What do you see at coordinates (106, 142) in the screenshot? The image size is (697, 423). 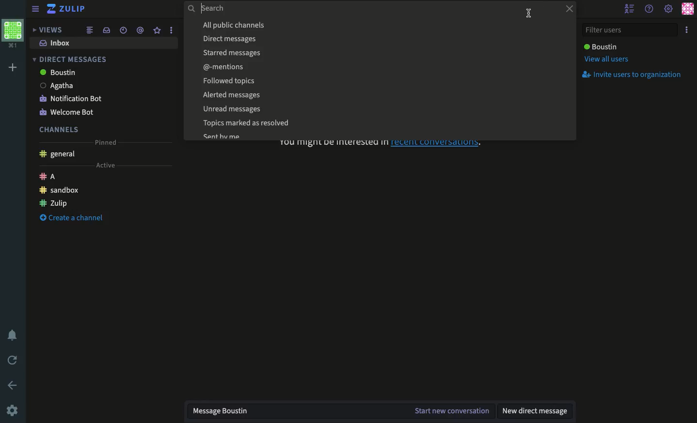 I see `Pinned` at bounding box center [106, 142].